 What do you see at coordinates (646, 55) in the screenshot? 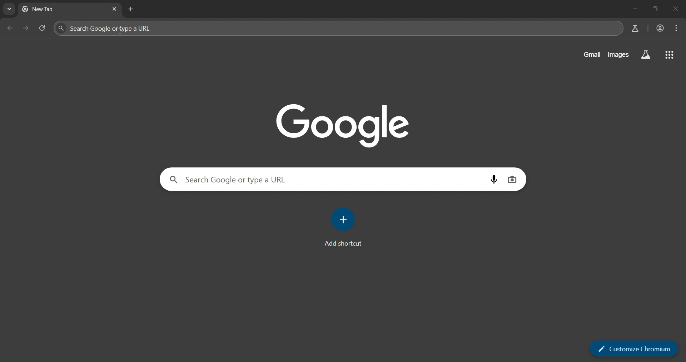
I see `search labs` at bounding box center [646, 55].